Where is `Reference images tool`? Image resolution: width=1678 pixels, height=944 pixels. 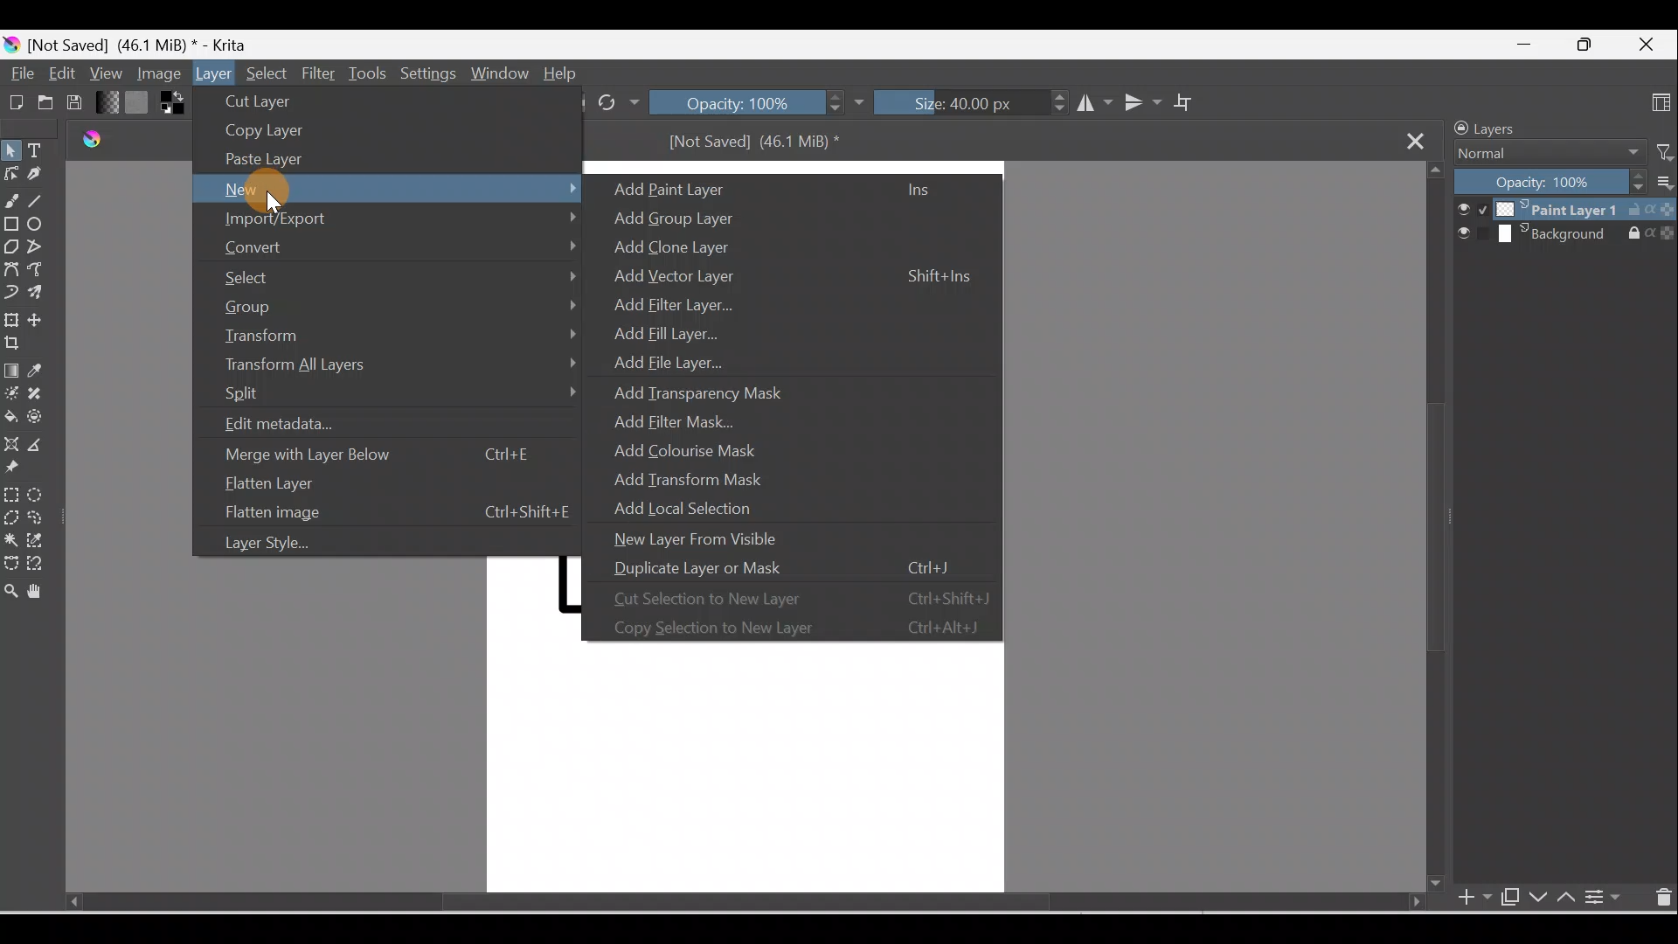
Reference images tool is located at coordinates (16, 469).